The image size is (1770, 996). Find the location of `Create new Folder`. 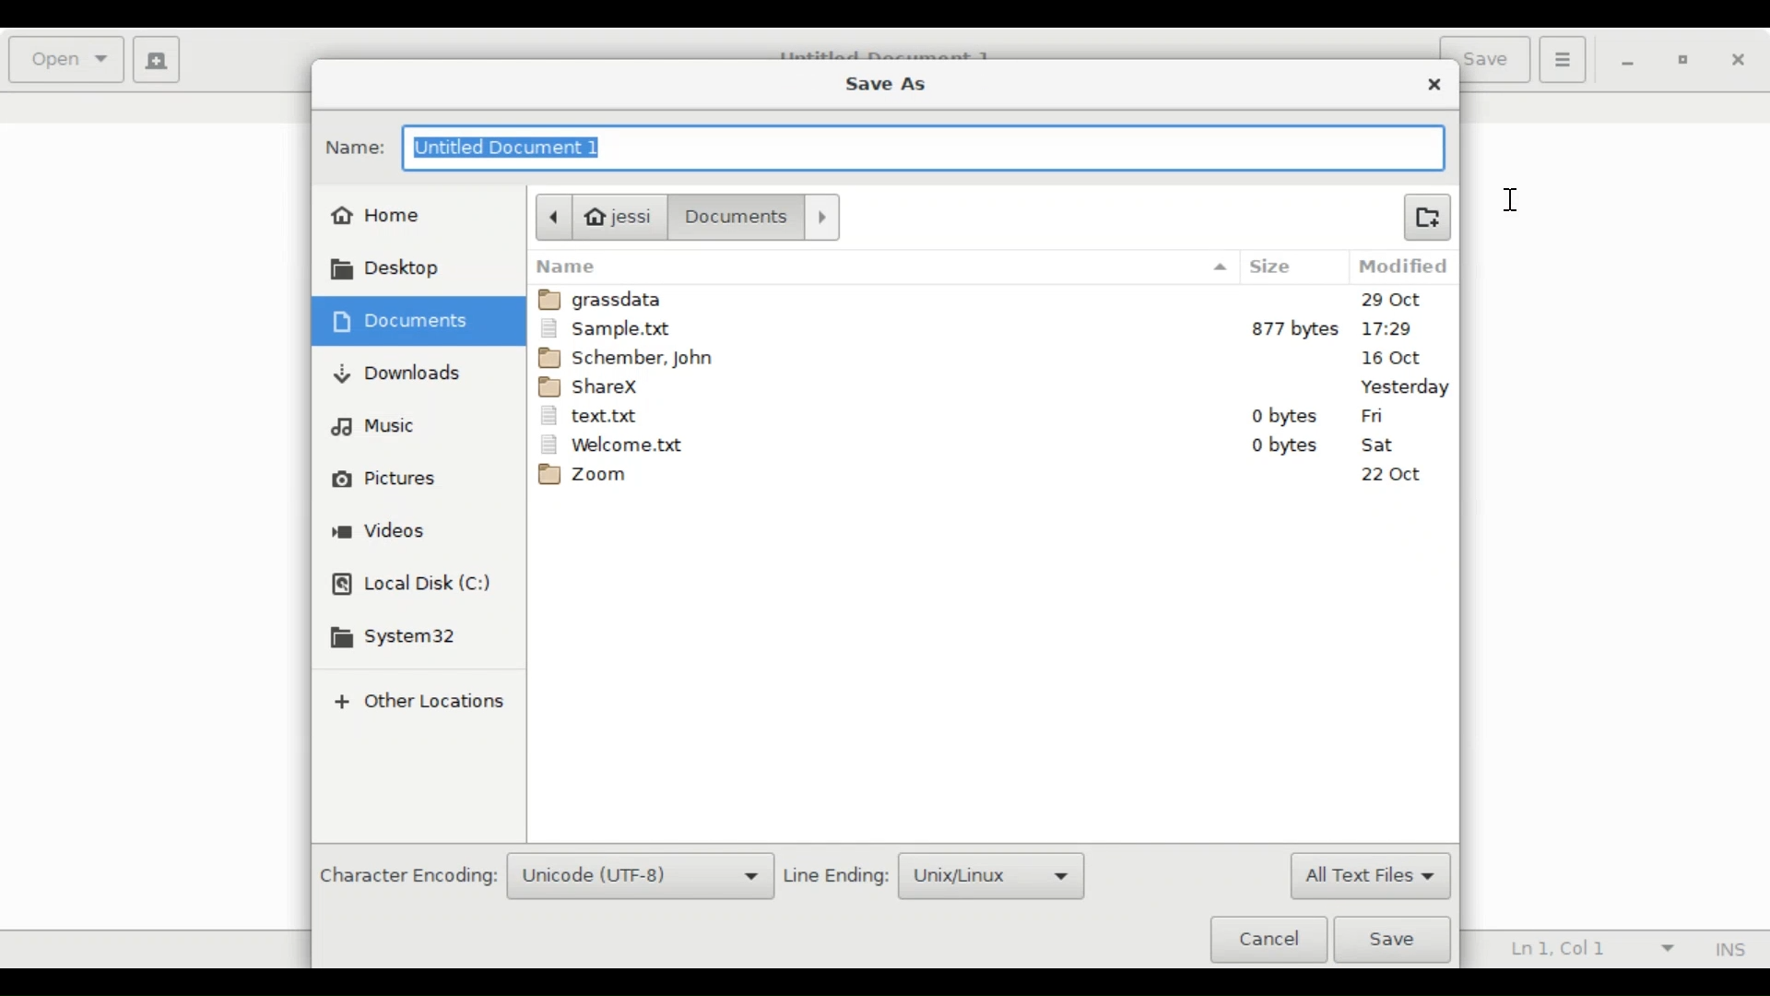

Create new Folder is located at coordinates (1426, 215).